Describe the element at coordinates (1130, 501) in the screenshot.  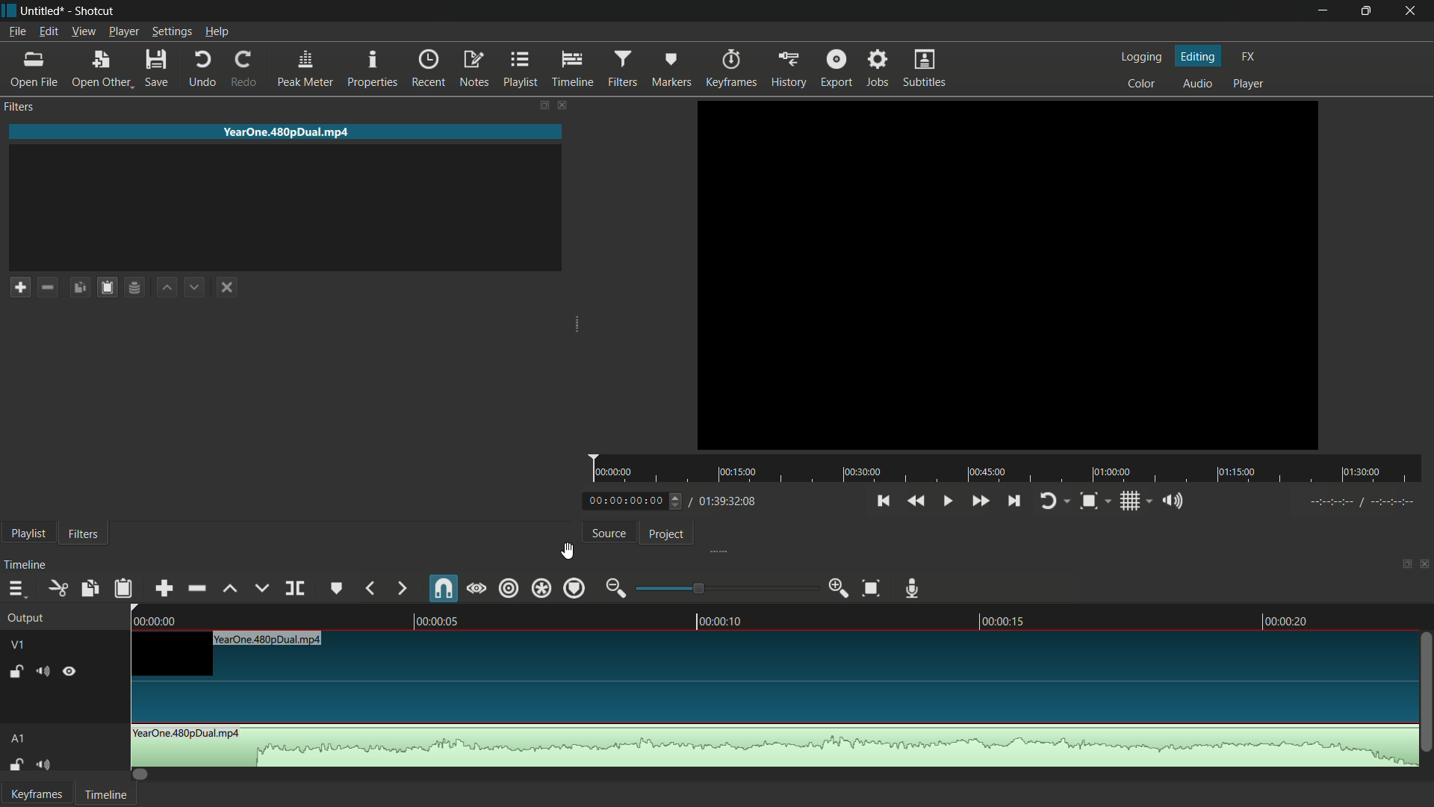
I see `toggle grid` at that location.